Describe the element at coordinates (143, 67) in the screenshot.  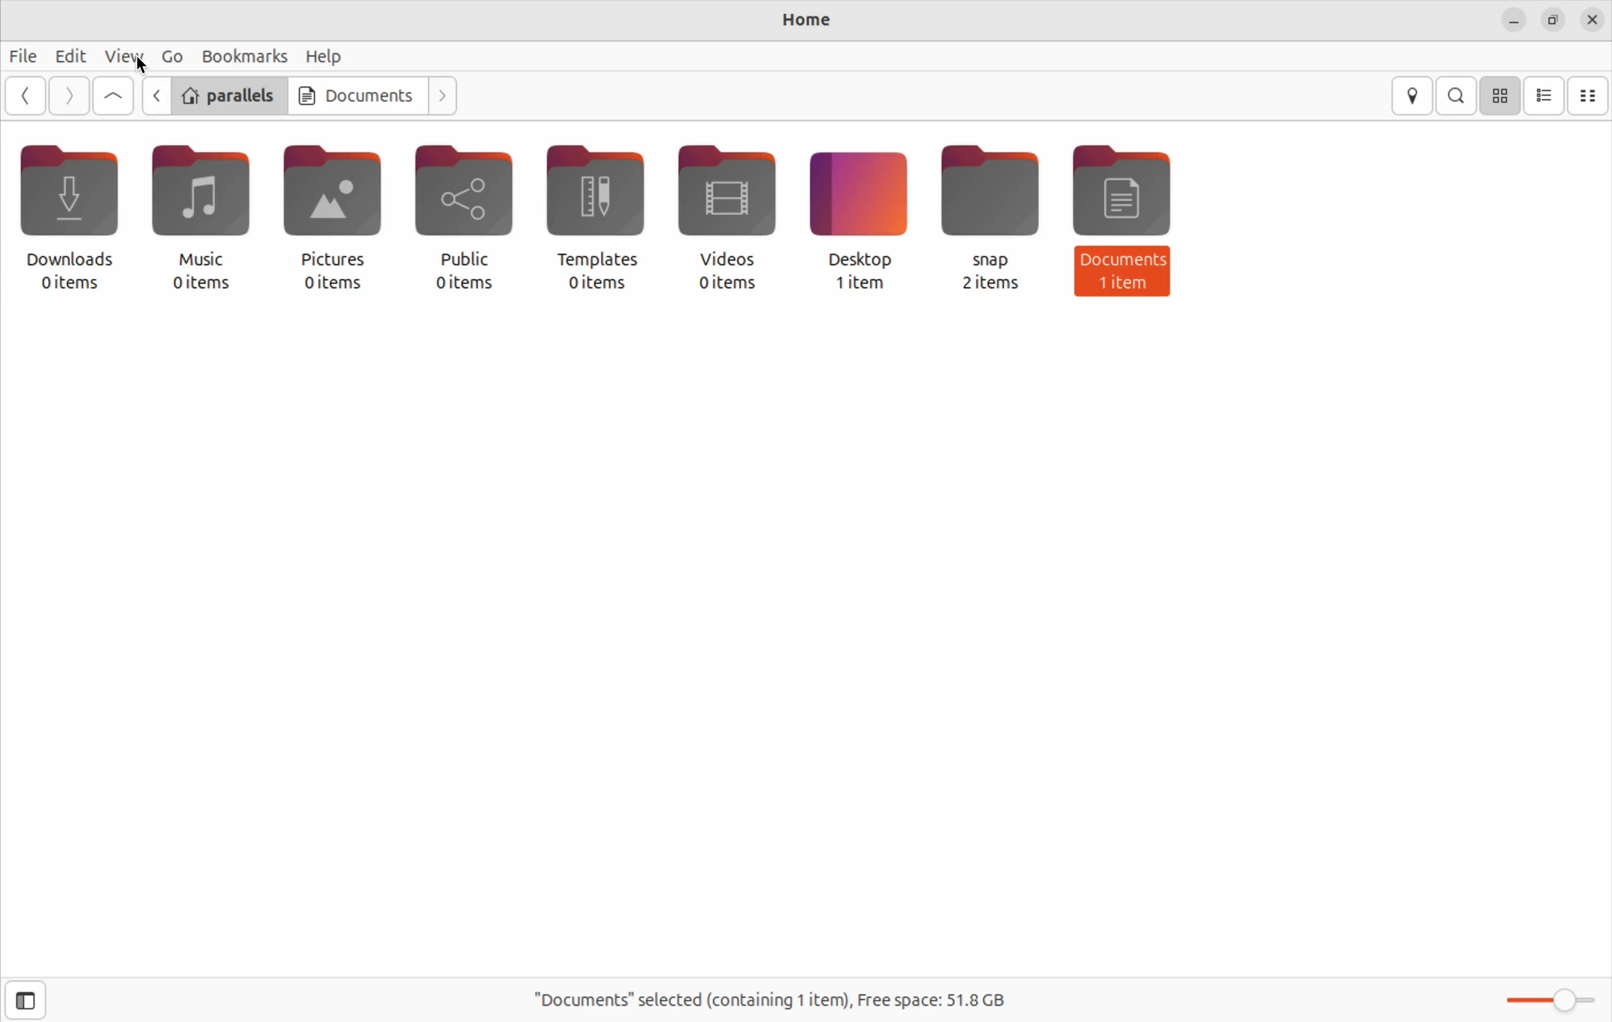
I see `cursor` at that location.